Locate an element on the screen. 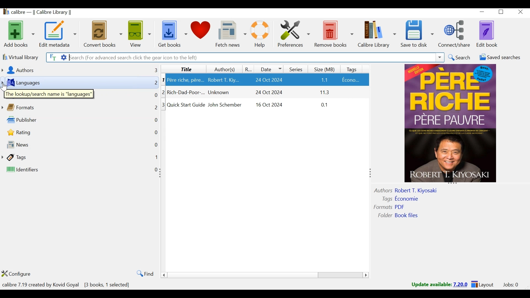 The width and height of the screenshot is (530, 298). 3 is located at coordinates (163, 105).